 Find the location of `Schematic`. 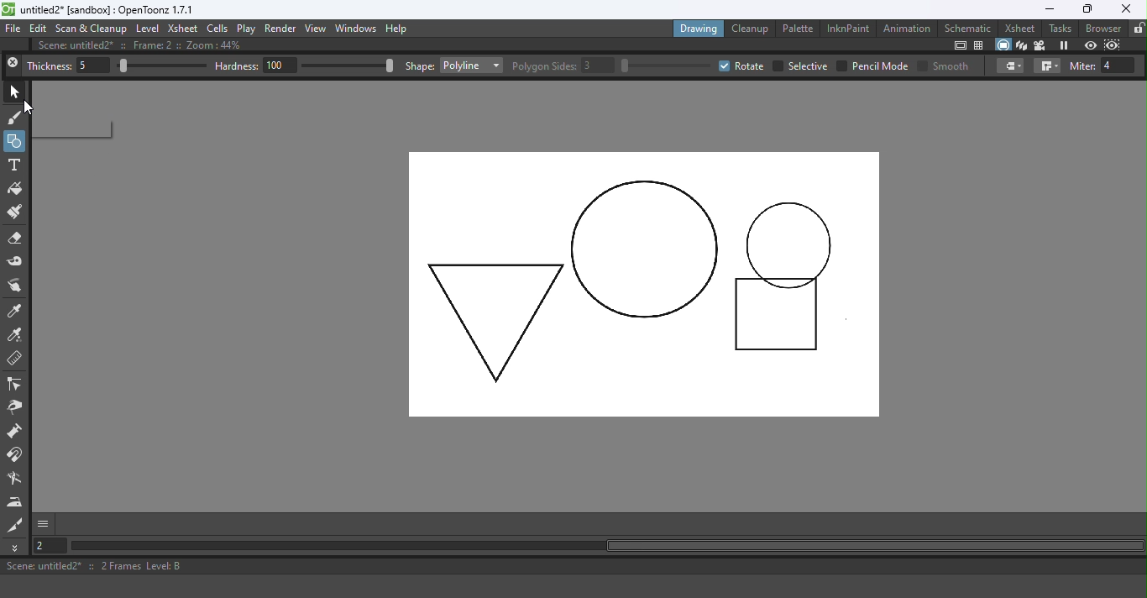

Schematic is located at coordinates (969, 27).